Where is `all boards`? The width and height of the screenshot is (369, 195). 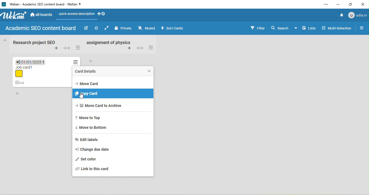
all boards is located at coordinates (42, 15).